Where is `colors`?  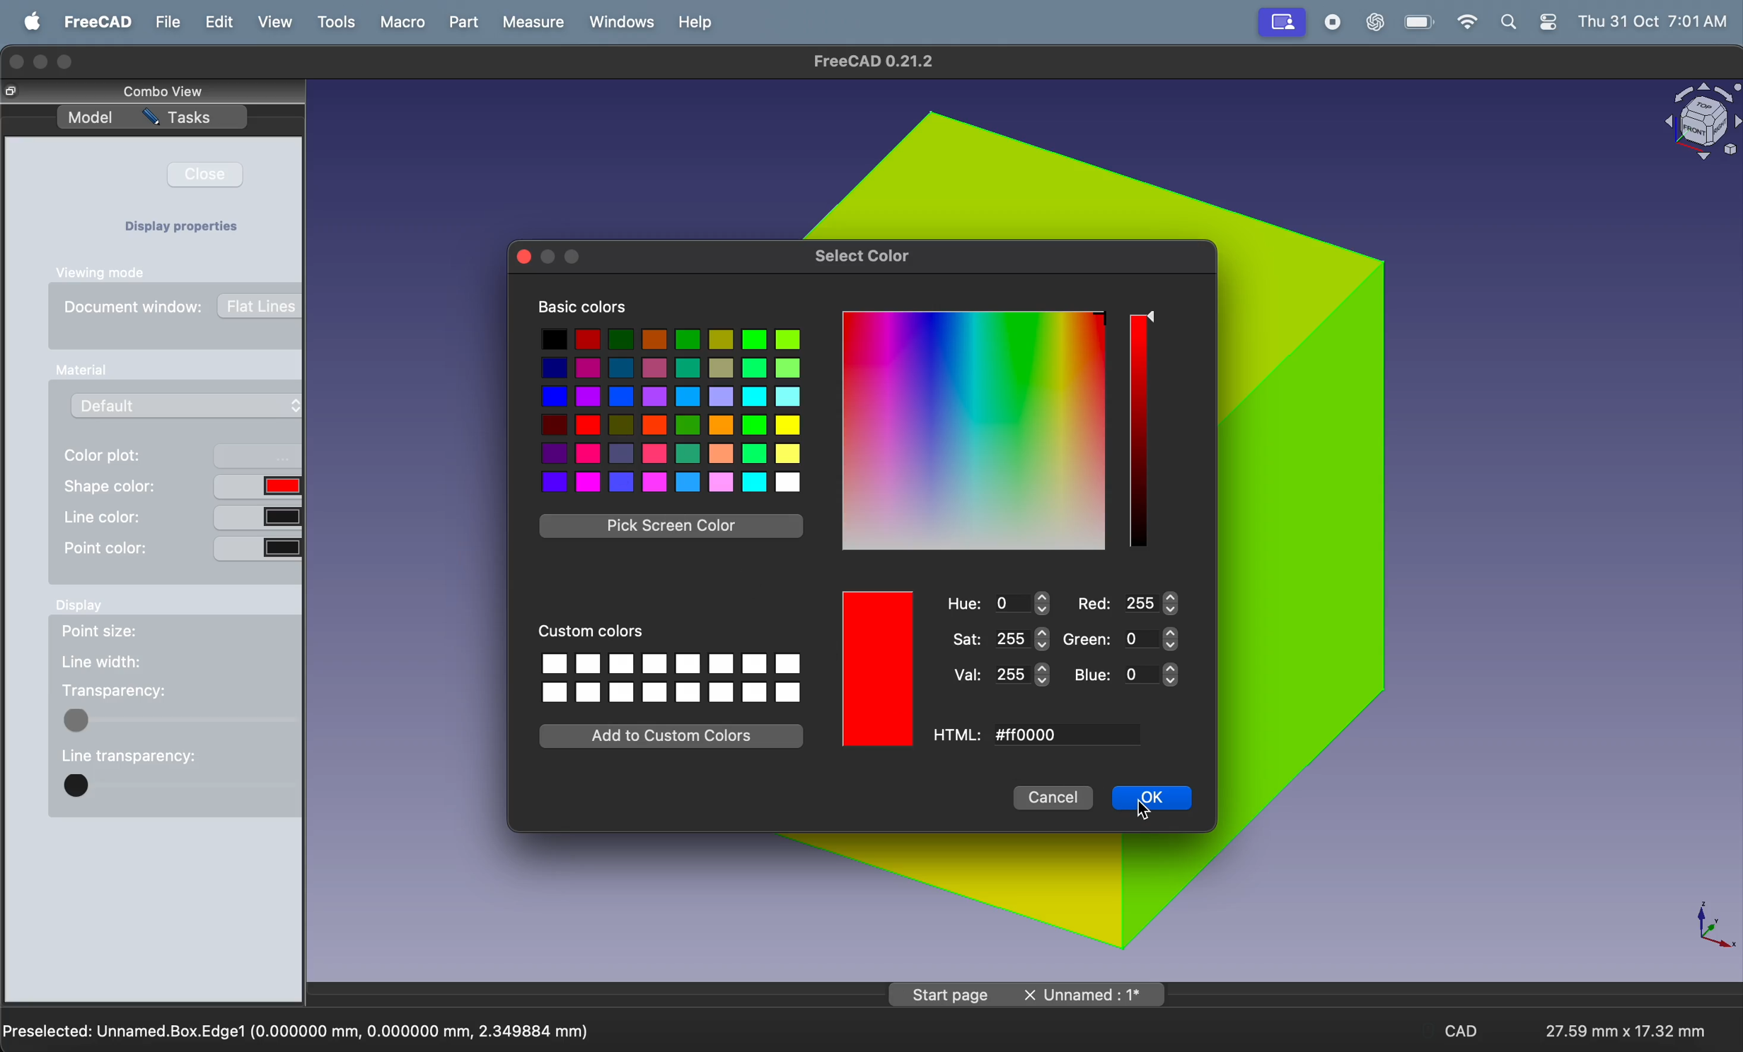 colors is located at coordinates (671, 410).